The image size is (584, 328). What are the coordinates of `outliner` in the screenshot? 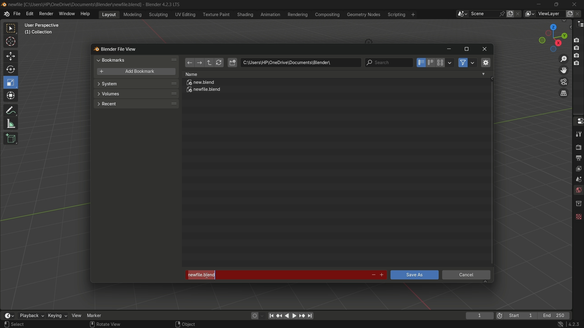 It's located at (579, 24).